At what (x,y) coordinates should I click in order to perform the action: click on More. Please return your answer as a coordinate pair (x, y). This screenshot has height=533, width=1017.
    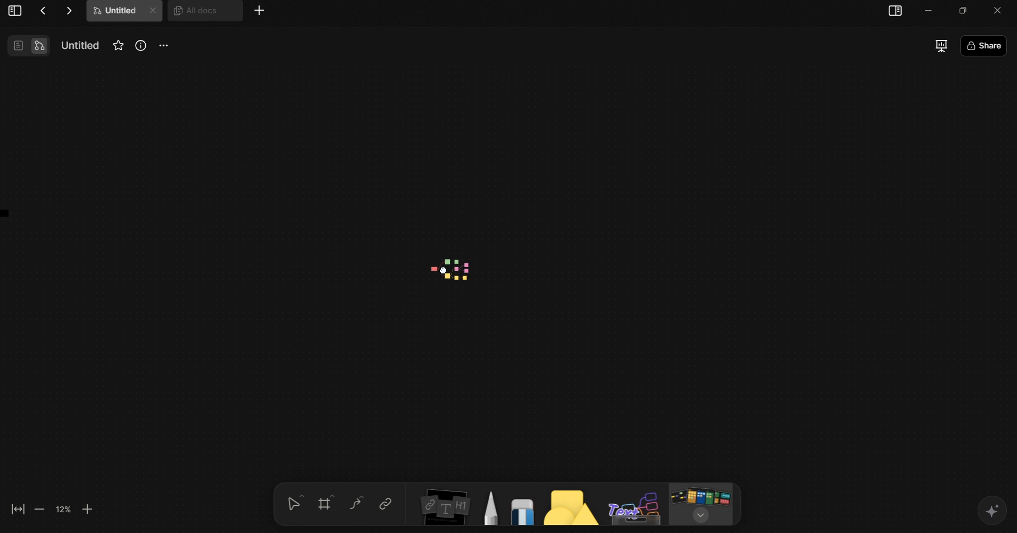
    Looking at the image, I should click on (260, 11).